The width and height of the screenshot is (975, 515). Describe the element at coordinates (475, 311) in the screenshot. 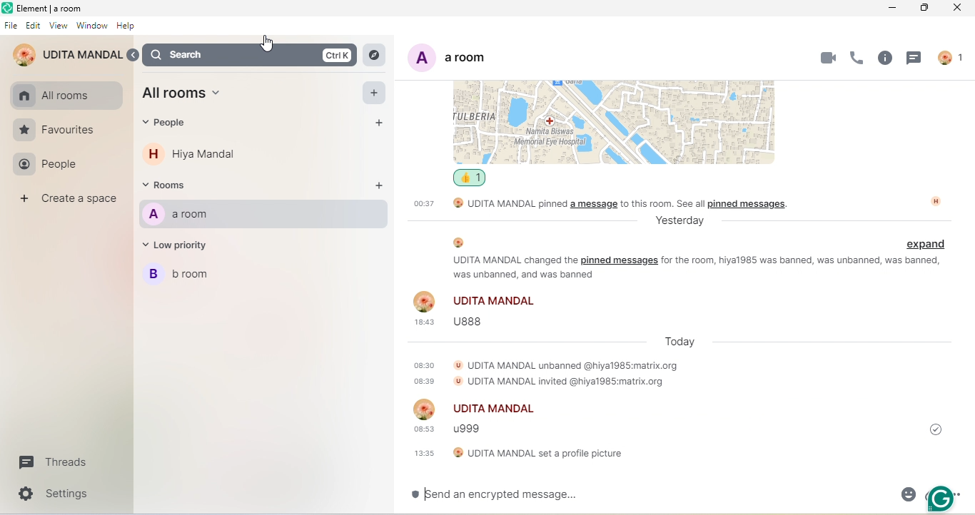

I see `Udita Mandal18:43 UBBS` at that location.